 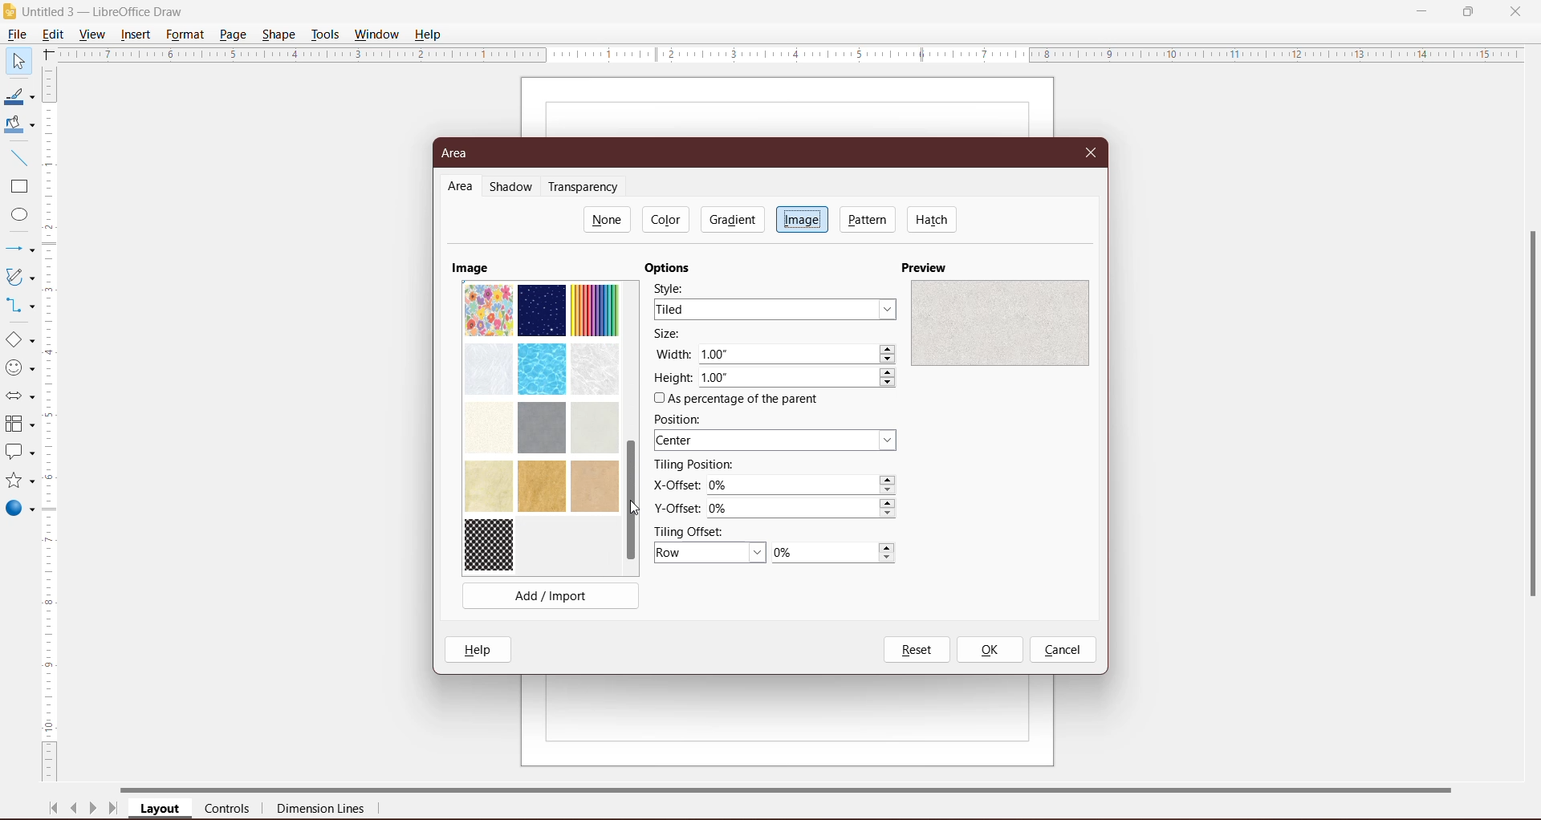 I want to click on 3D objects, so click(x=19, y=510).